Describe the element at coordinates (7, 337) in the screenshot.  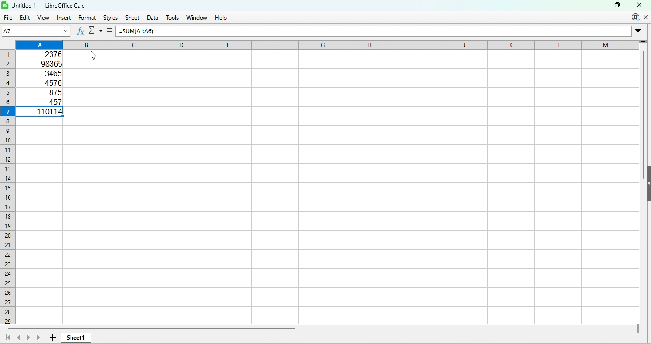
I see `Scroll to first sheet` at that location.